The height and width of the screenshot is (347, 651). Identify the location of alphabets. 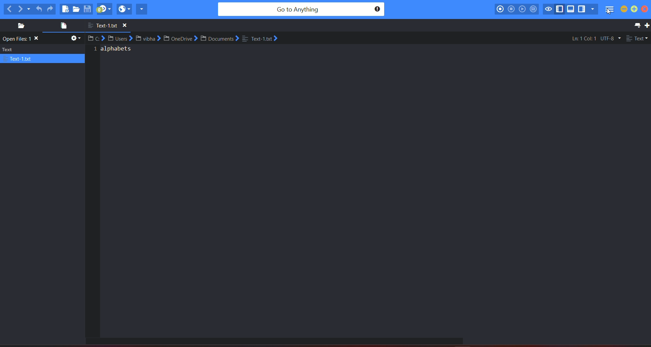
(115, 51).